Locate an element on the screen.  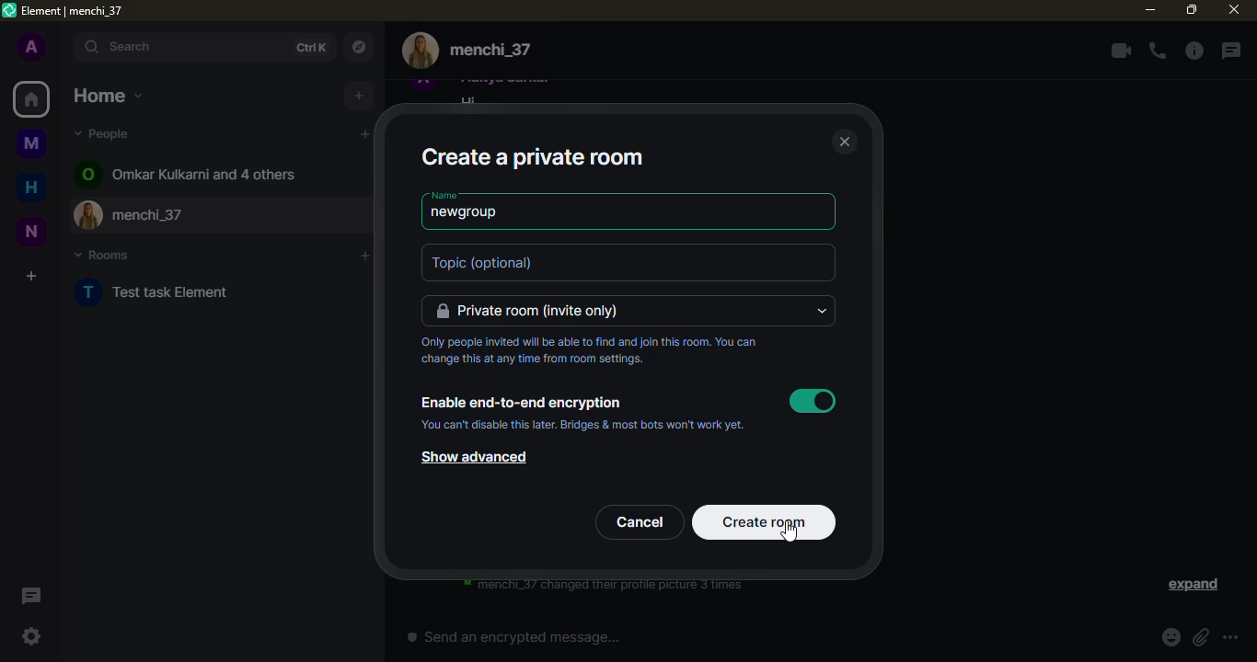
Send an encrypted message... is located at coordinates (513, 636).